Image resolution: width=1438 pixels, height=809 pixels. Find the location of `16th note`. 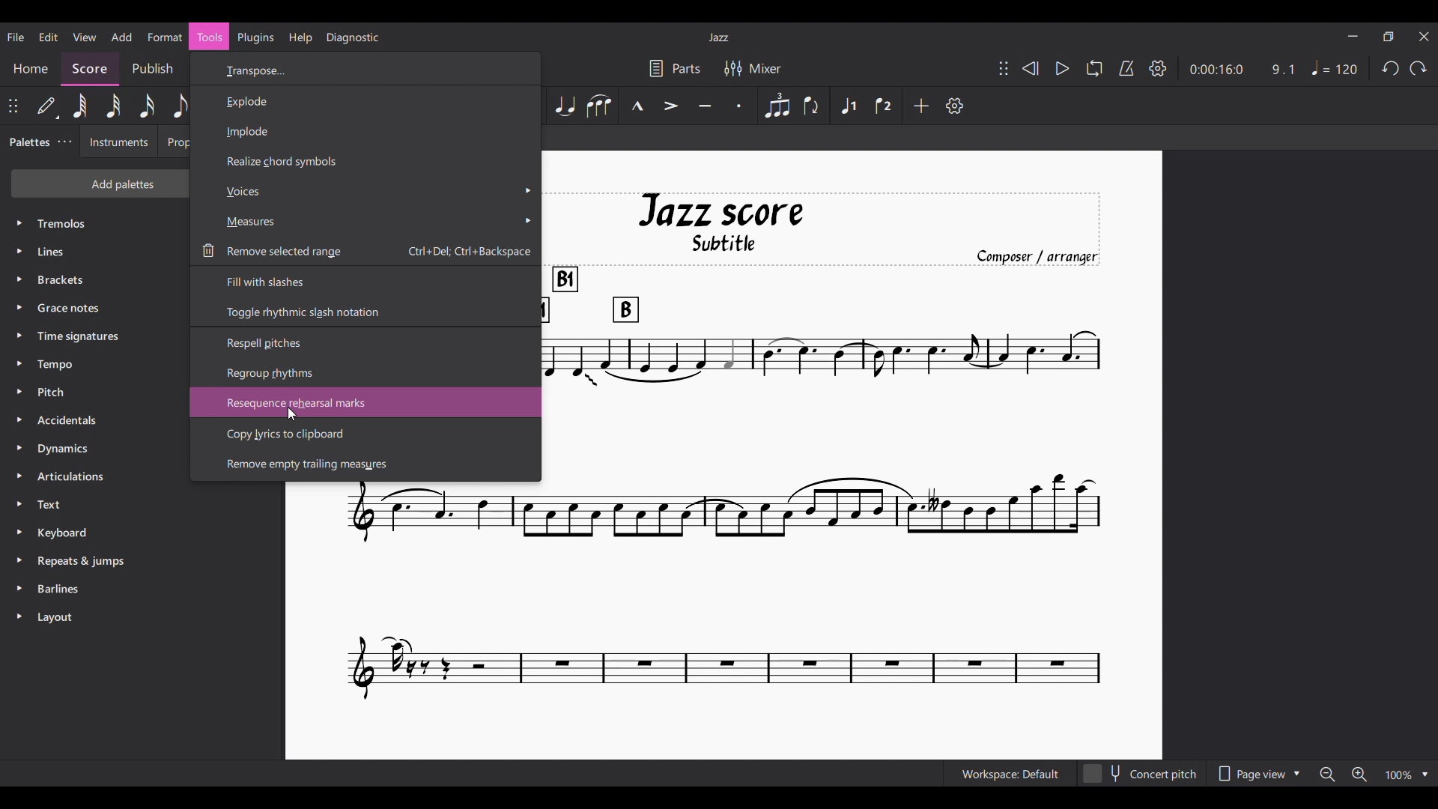

16th note is located at coordinates (147, 106).